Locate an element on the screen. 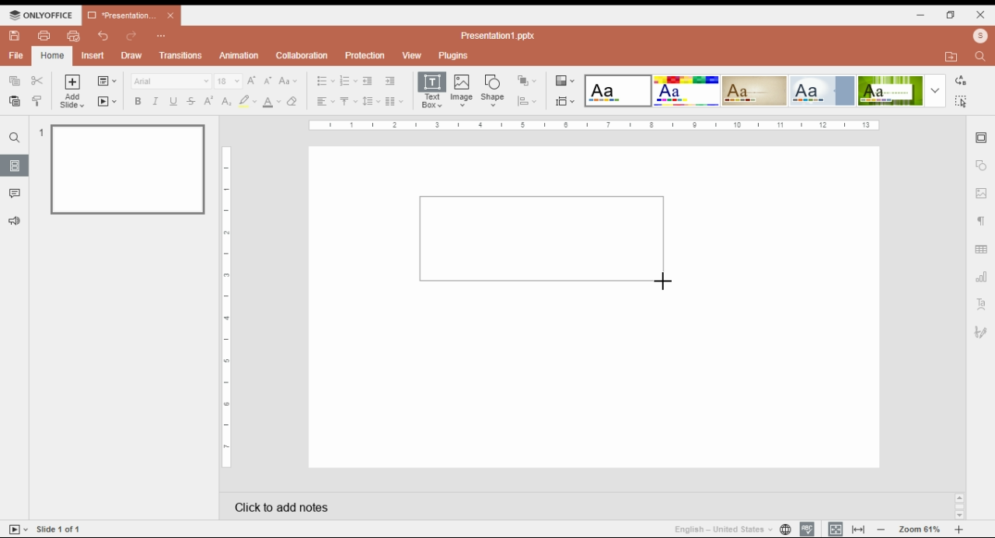 The image size is (995, 538). zoom 61% is located at coordinates (918, 529).